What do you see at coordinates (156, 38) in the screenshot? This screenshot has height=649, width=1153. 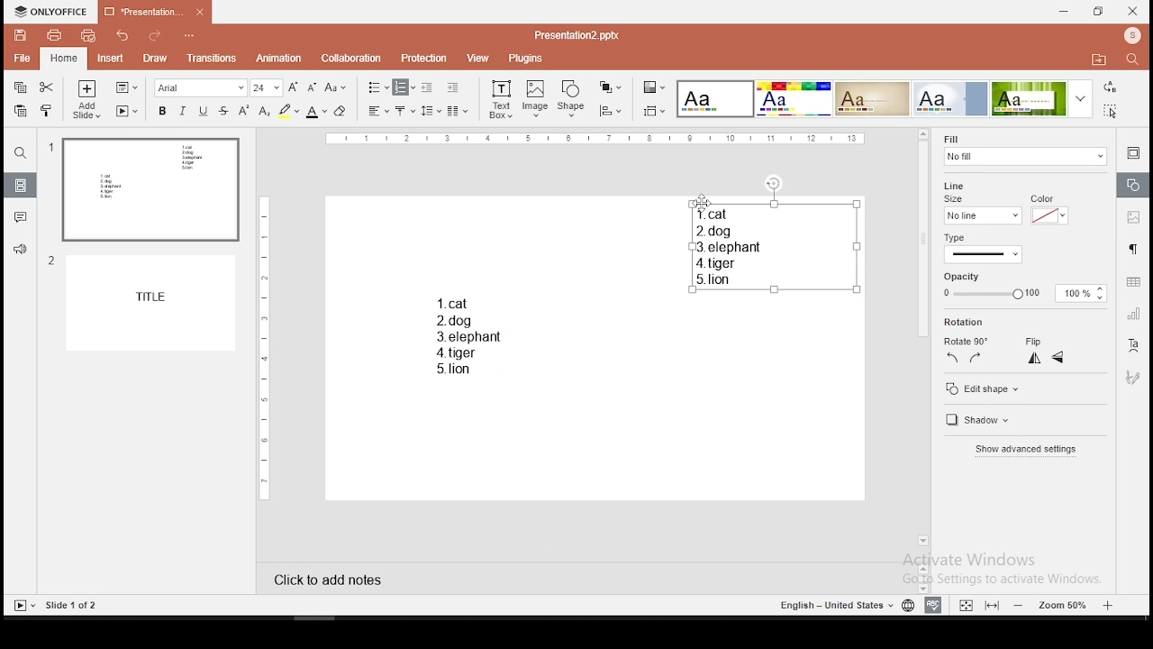 I see `redo` at bounding box center [156, 38].